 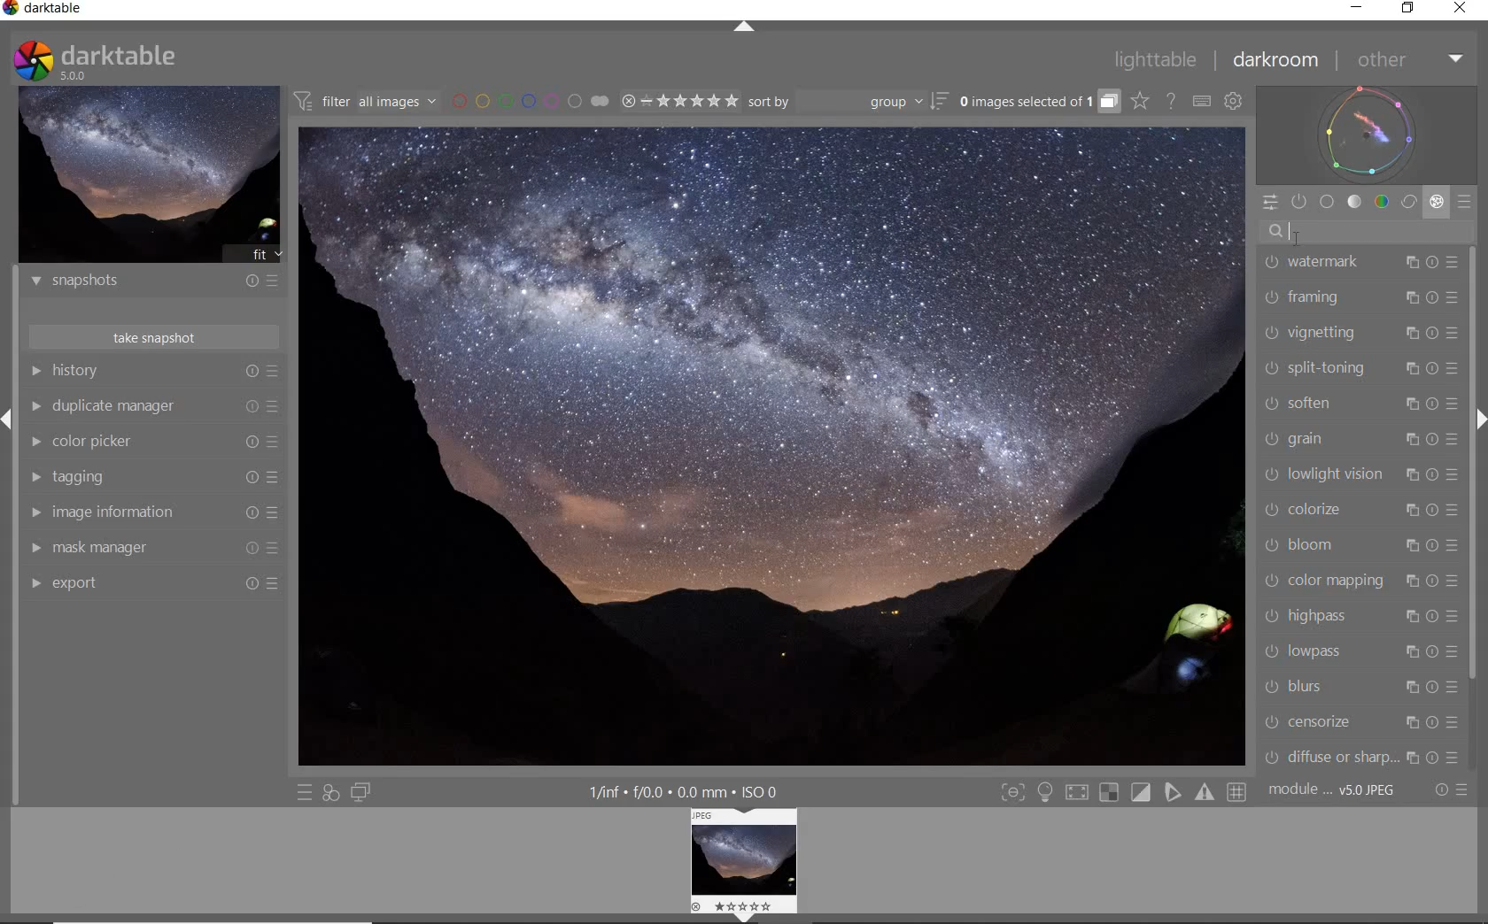 What do you see at coordinates (1409, 9) in the screenshot?
I see `RESTORE` at bounding box center [1409, 9].